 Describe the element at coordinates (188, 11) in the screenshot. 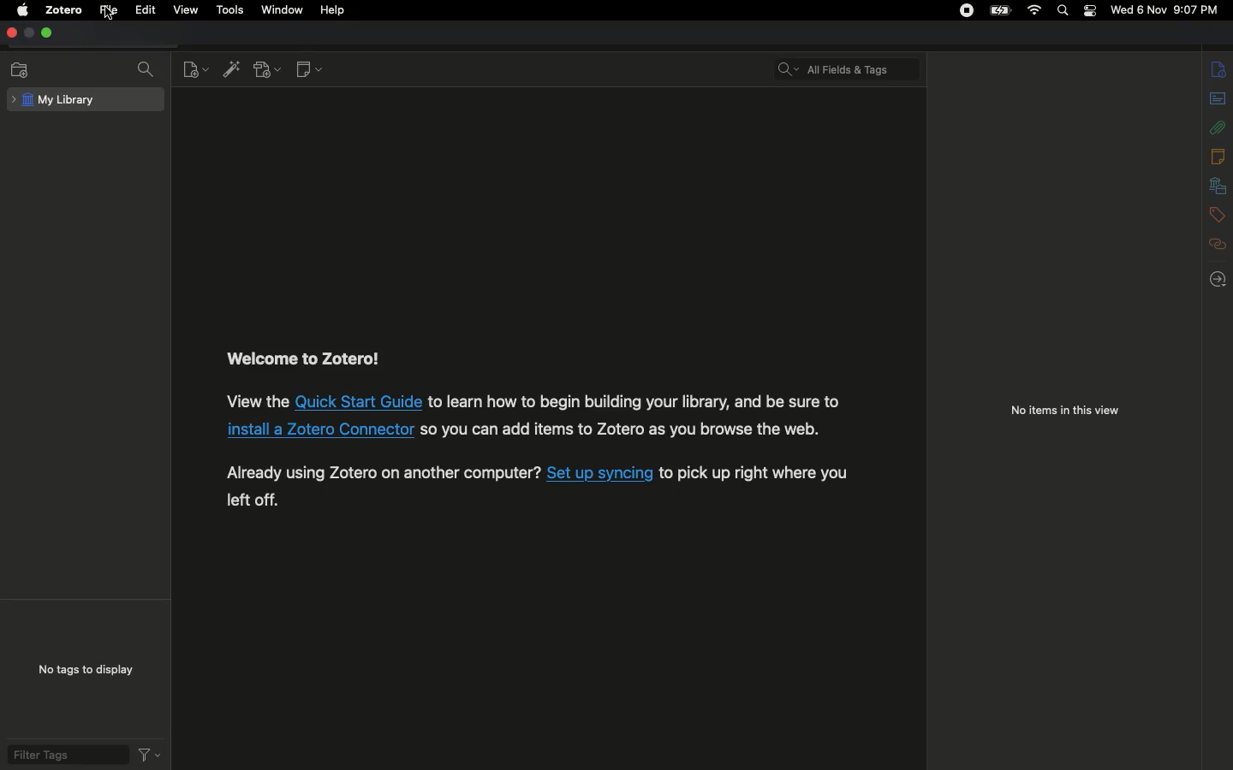

I see `View` at that location.